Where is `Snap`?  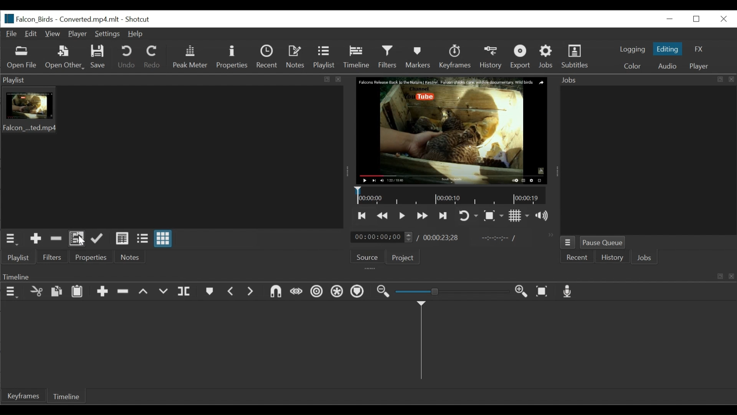
Snap is located at coordinates (277, 292).